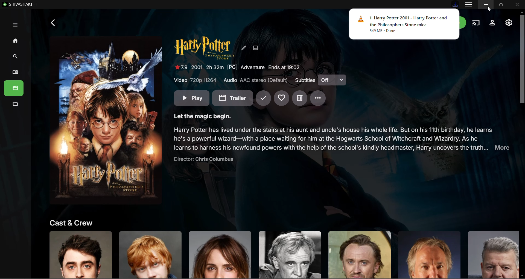 This screenshot has height=279, width=525. I want to click on Download, so click(455, 4).